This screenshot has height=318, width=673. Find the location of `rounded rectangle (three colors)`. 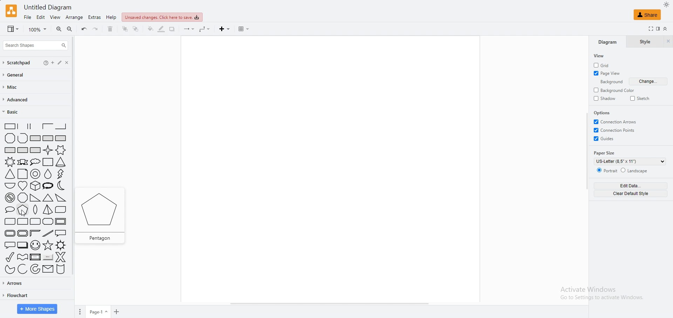

rounded rectangle (three colors) is located at coordinates (35, 222).